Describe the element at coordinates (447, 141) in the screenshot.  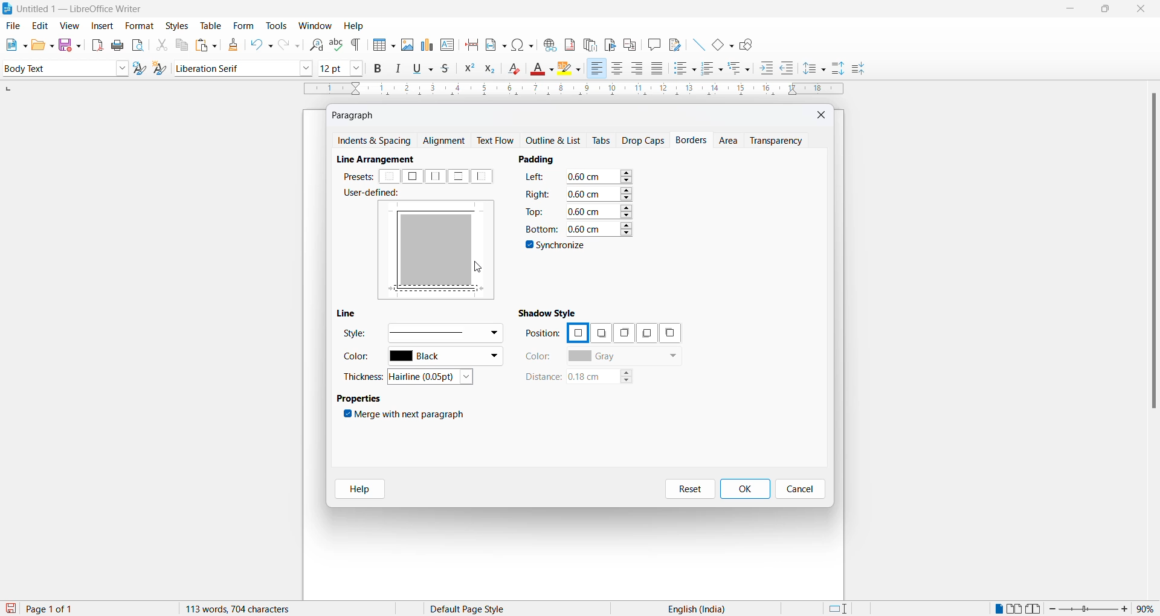
I see `alignment` at that location.